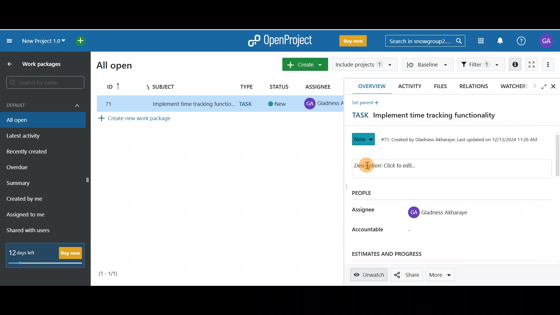  I want to click on progress bar, so click(46, 264).